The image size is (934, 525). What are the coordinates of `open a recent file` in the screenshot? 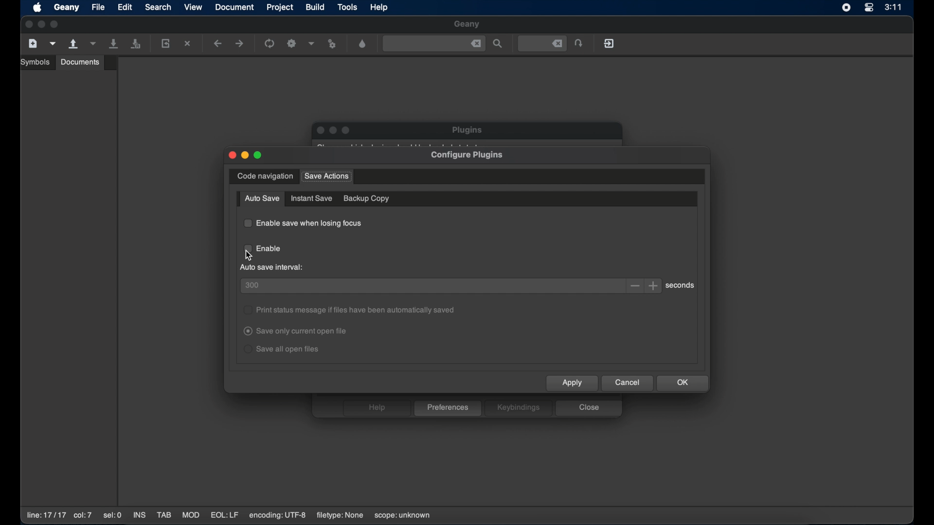 It's located at (93, 44).